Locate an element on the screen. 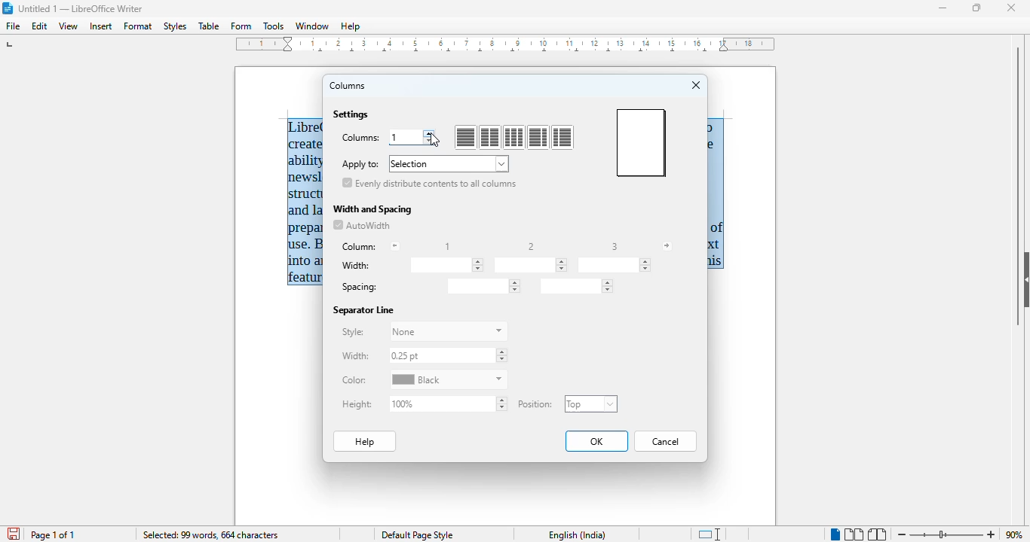  90% (current zoom level) is located at coordinates (1017, 533).